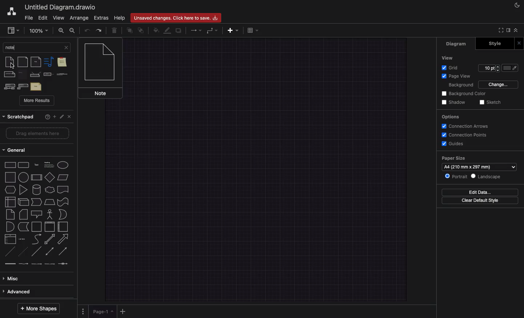 This screenshot has width=524, height=318. What do you see at coordinates (517, 30) in the screenshot?
I see `Collapse` at bounding box center [517, 30].